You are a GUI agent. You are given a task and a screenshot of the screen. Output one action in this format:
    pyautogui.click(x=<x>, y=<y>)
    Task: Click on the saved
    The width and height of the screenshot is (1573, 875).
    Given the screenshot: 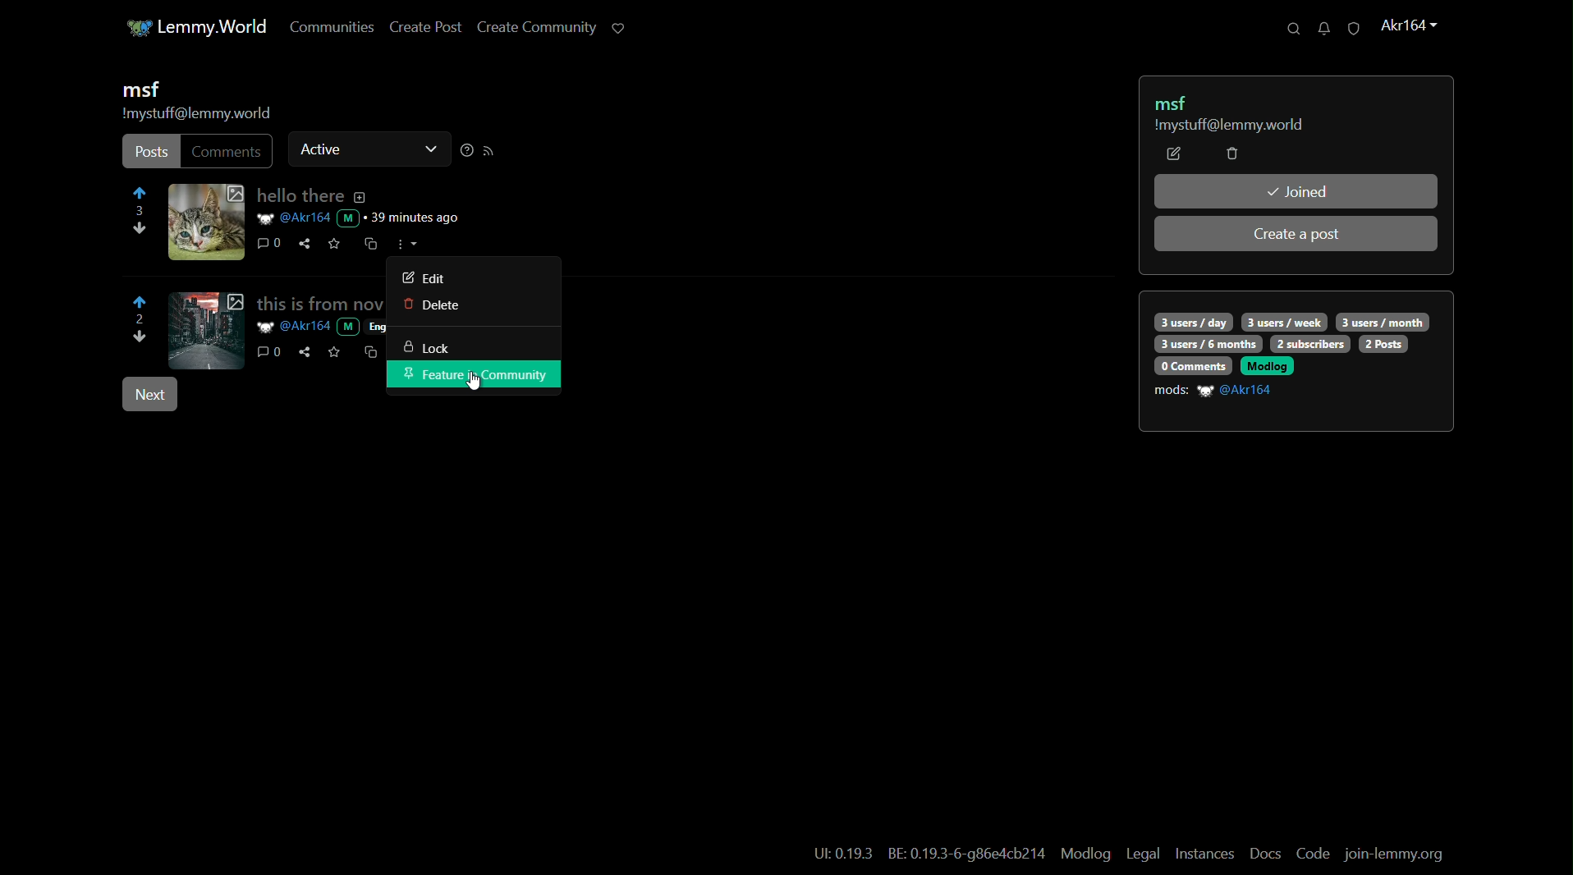 What is the action you would take?
    pyautogui.click(x=335, y=243)
    